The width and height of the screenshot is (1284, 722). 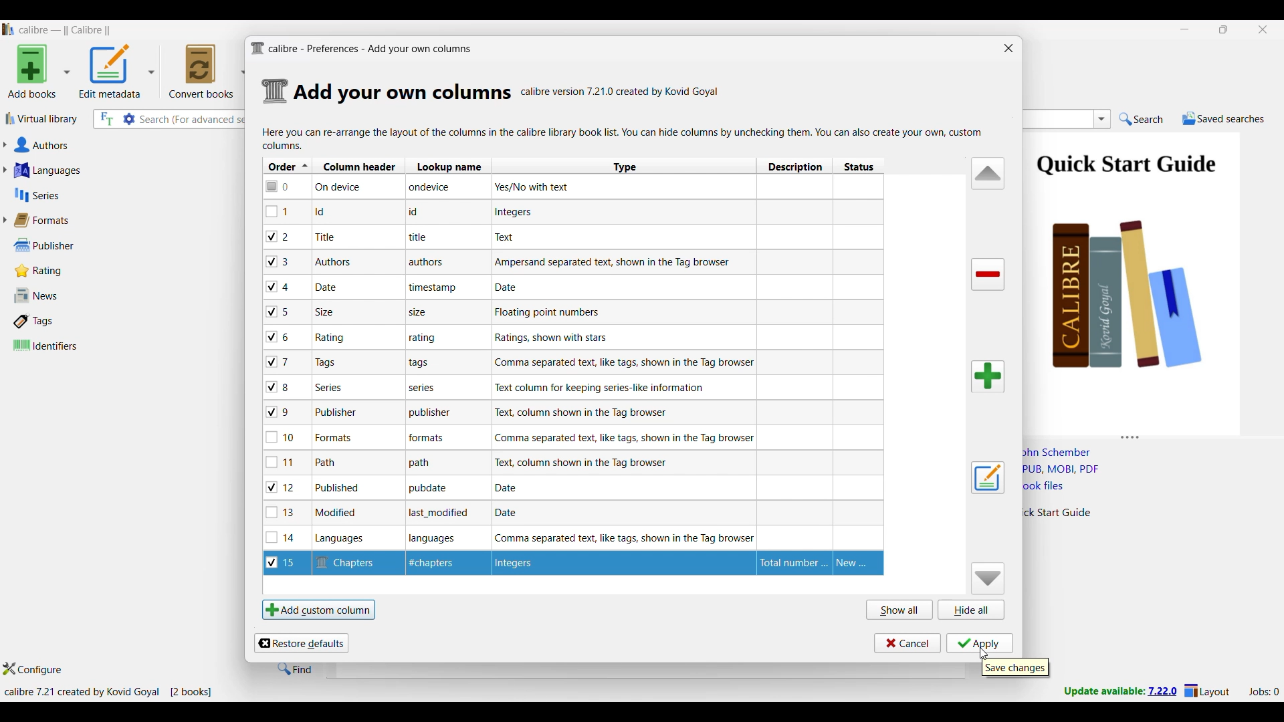 I want to click on Explanation, so click(x=516, y=213).